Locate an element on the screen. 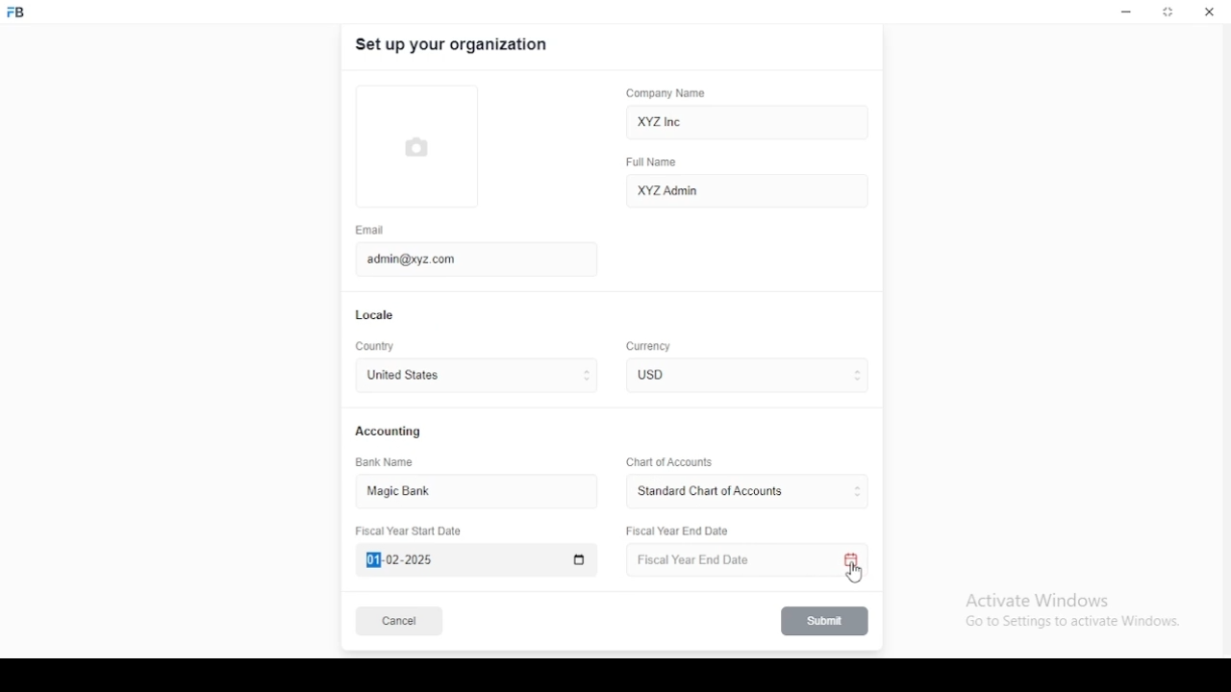 This screenshot has height=692, width=1231. united states is located at coordinates (402, 377).